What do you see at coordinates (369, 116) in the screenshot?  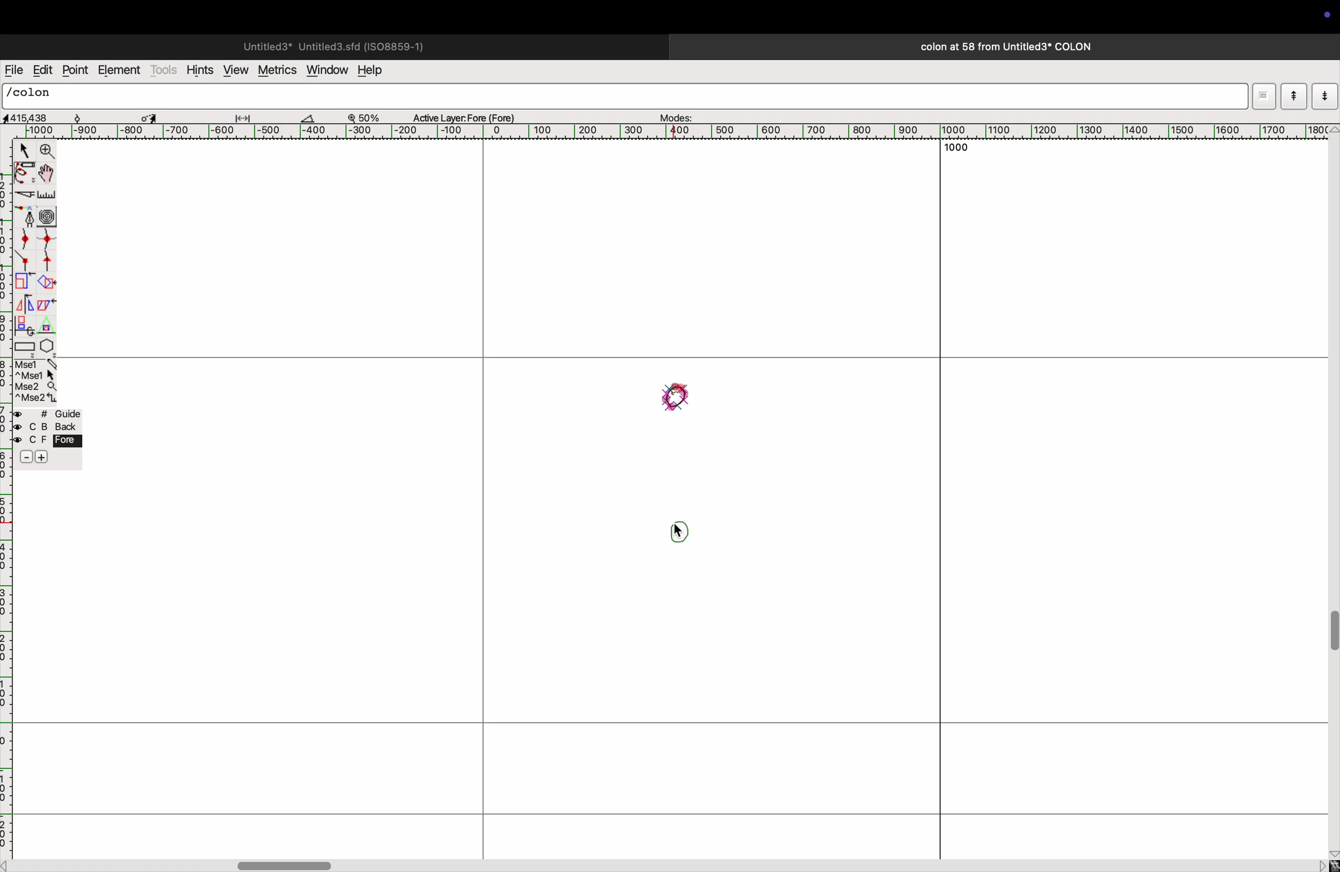 I see `zoom` at bounding box center [369, 116].